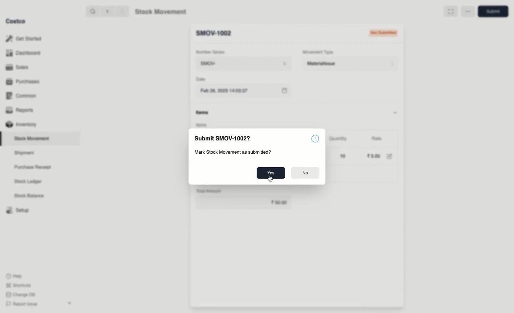 This screenshot has width=514, height=313. I want to click on Yes, so click(270, 173).